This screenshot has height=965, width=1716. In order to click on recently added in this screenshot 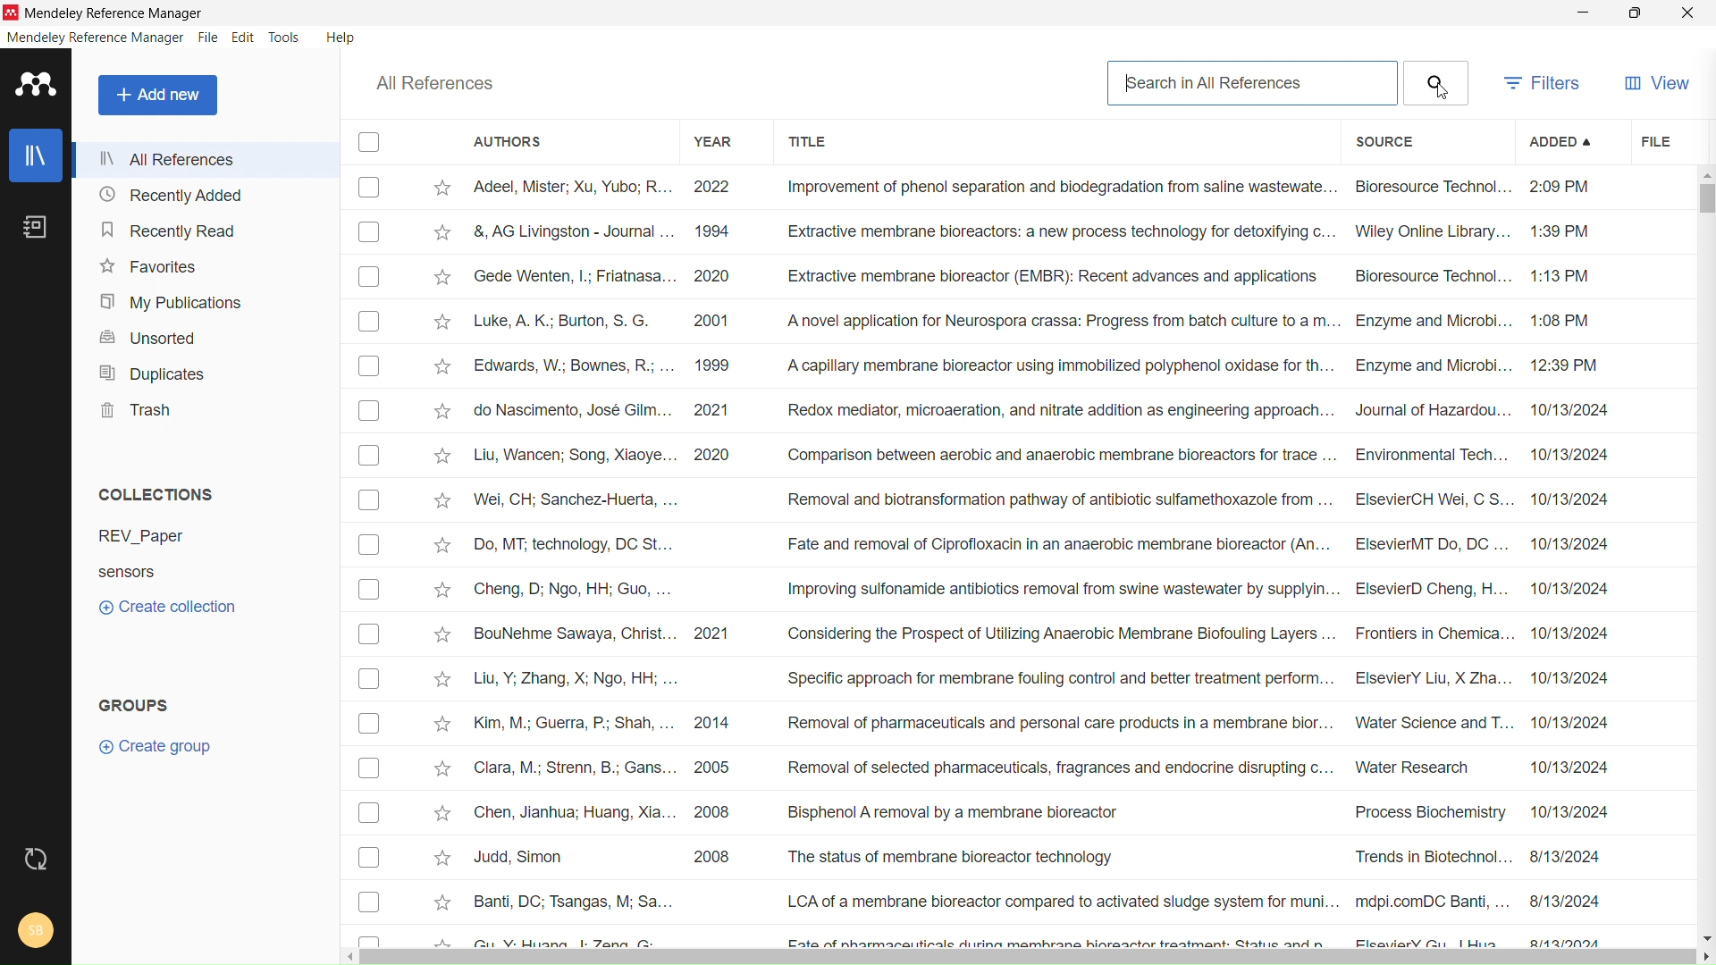, I will do `click(206, 195)`.